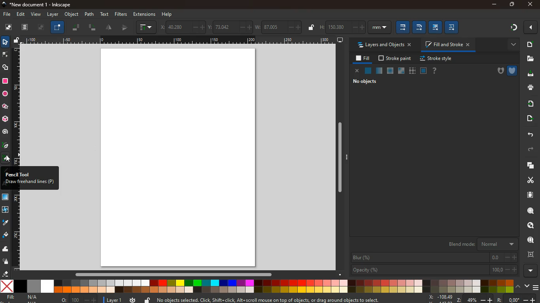 The width and height of the screenshot is (540, 303). What do you see at coordinates (6, 67) in the screenshot?
I see `shape` at bounding box center [6, 67].